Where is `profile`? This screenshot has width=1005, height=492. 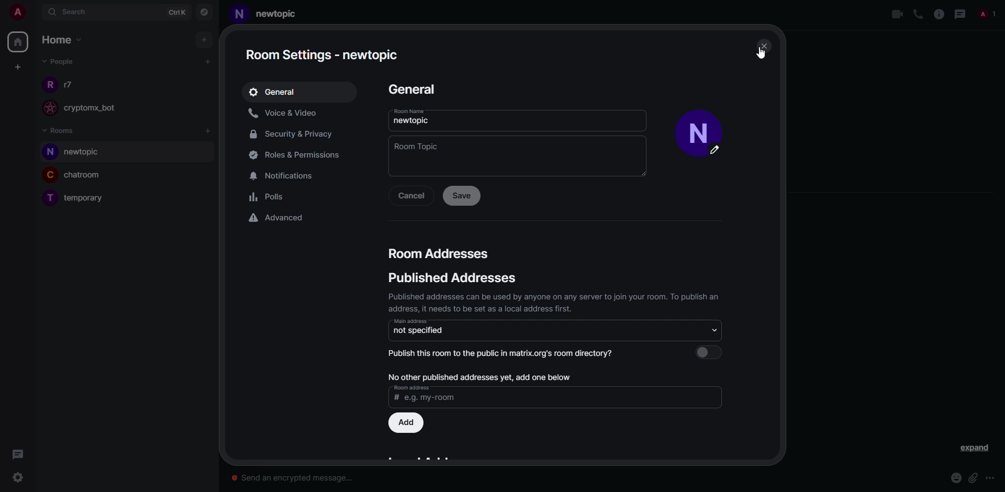 profile is located at coordinates (695, 123).